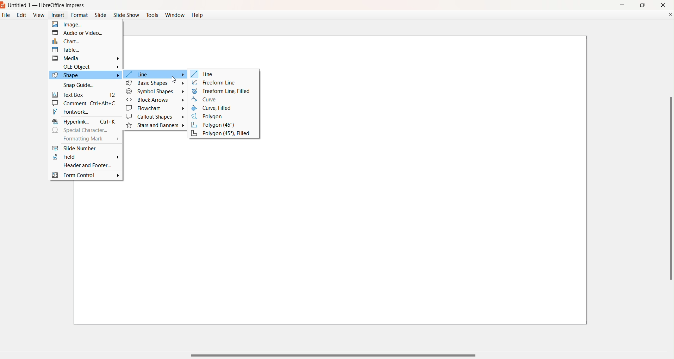 This screenshot has height=359, width=674. Describe the element at coordinates (155, 108) in the screenshot. I see `Flowchart` at that location.